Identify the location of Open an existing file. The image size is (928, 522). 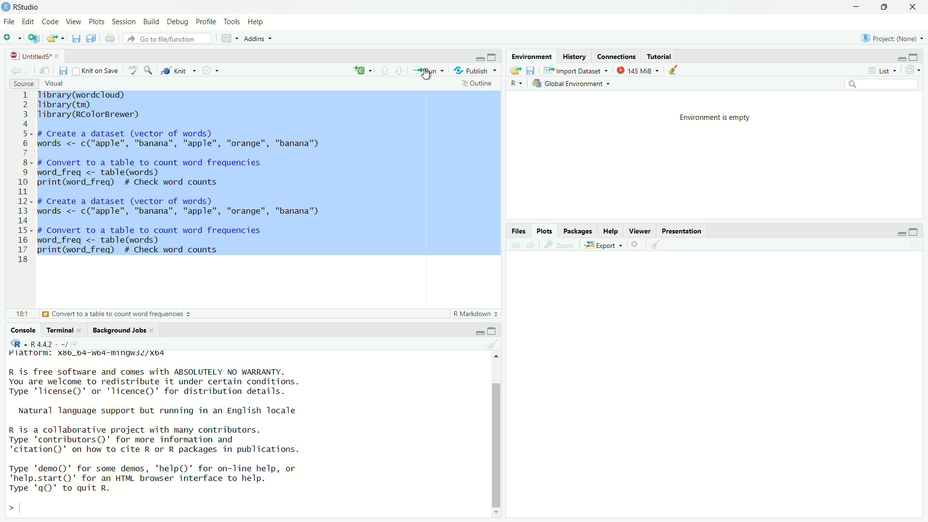
(55, 38).